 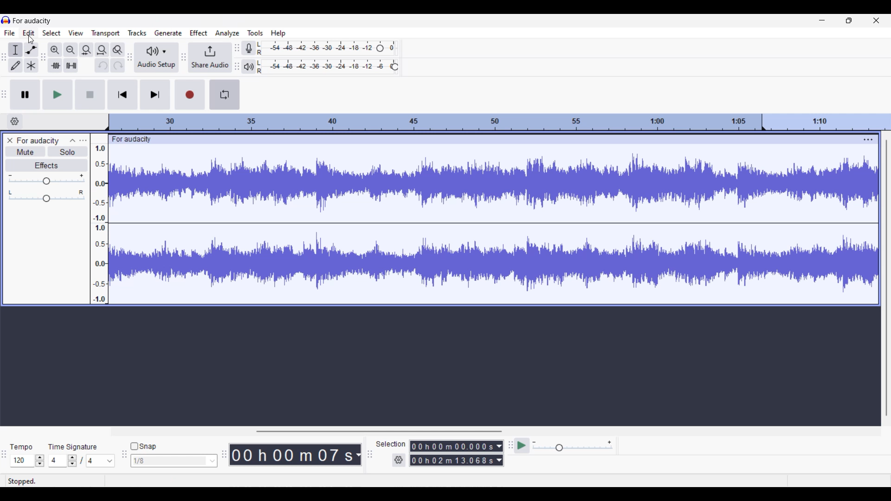 I want to click on Skip/Select to start, so click(x=123, y=95).